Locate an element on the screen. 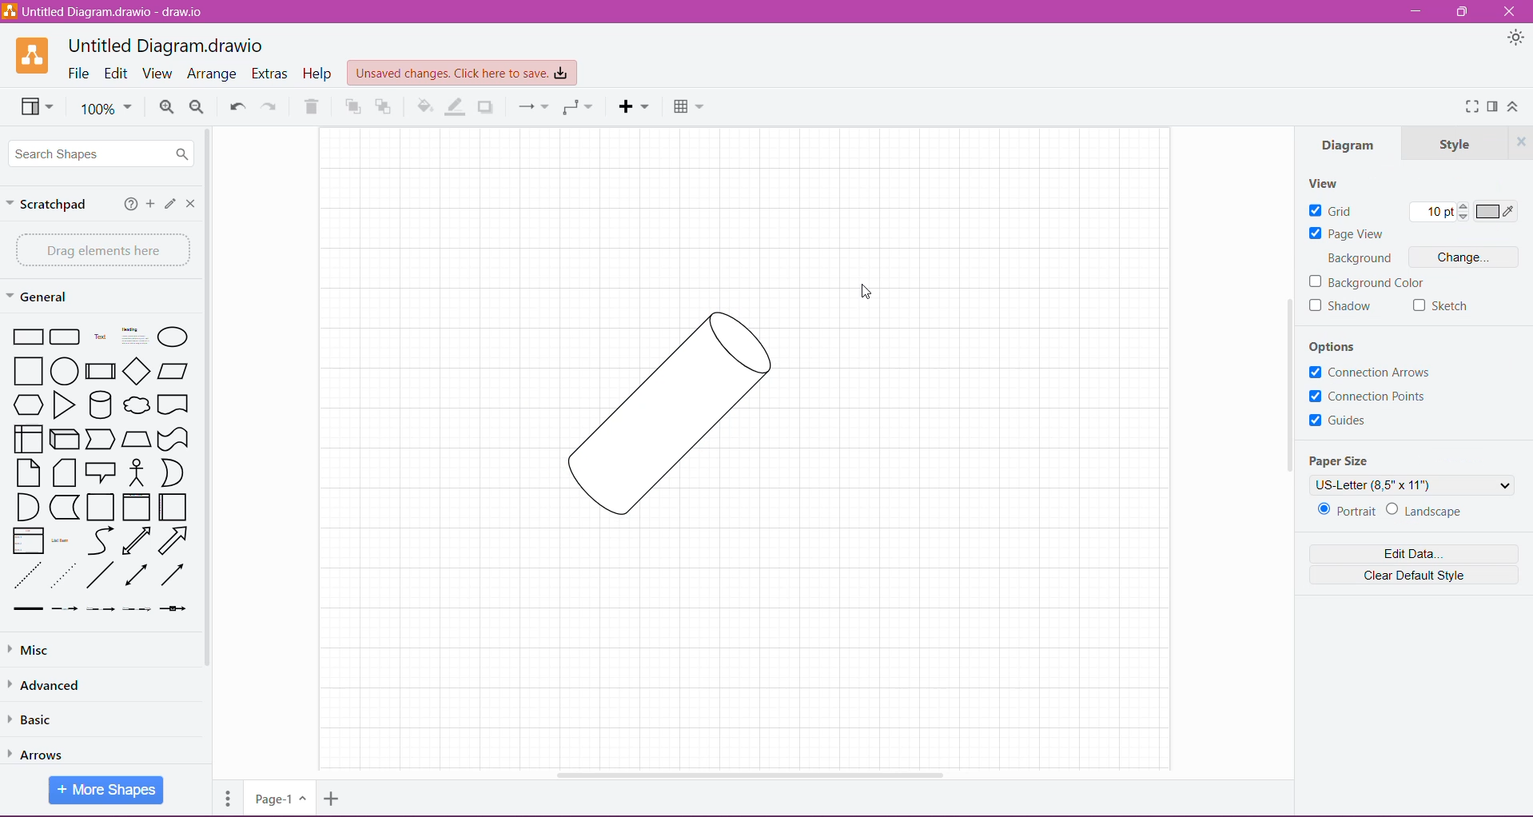   is located at coordinates (635, 107).